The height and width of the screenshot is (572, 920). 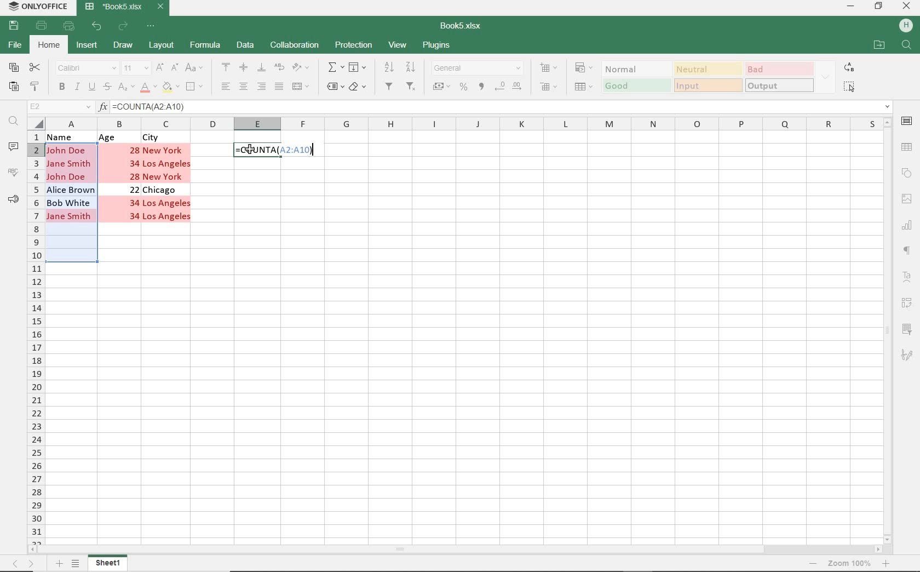 I want to click on UNDERLINE, so click(x=91, y=88).